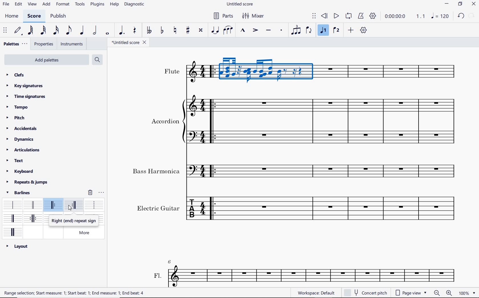 This screenshot has width=479, height=298. What do you see at coordinates (214, 209) in the screenshot?
I see `left (start) repeat sign added` at bounding box center [214, 209].